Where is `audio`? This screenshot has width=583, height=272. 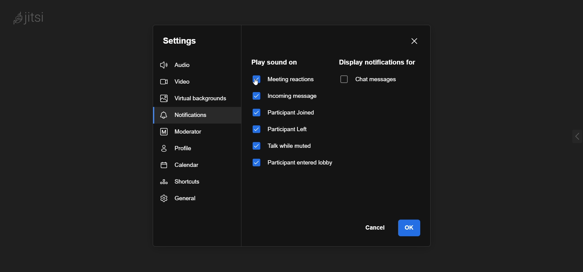
audio is located at coordinates (177, 65).